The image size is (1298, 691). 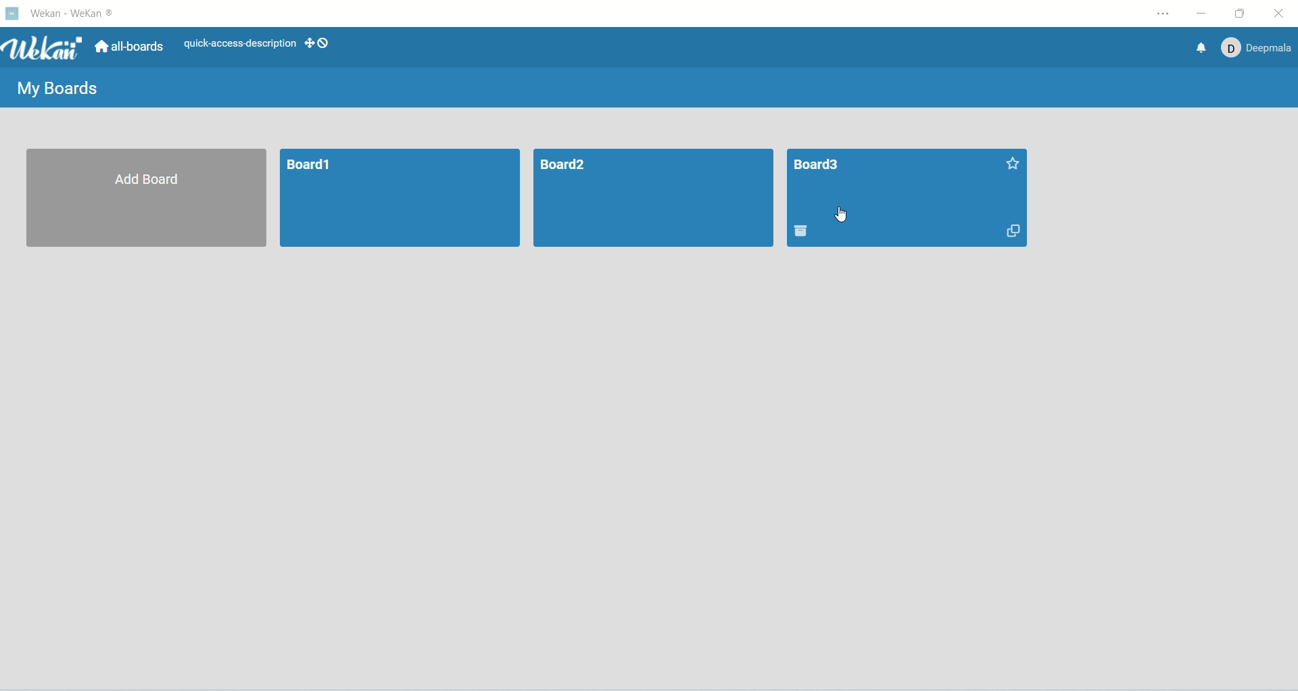 I want to click on all boards, so click(x=132, y=47).